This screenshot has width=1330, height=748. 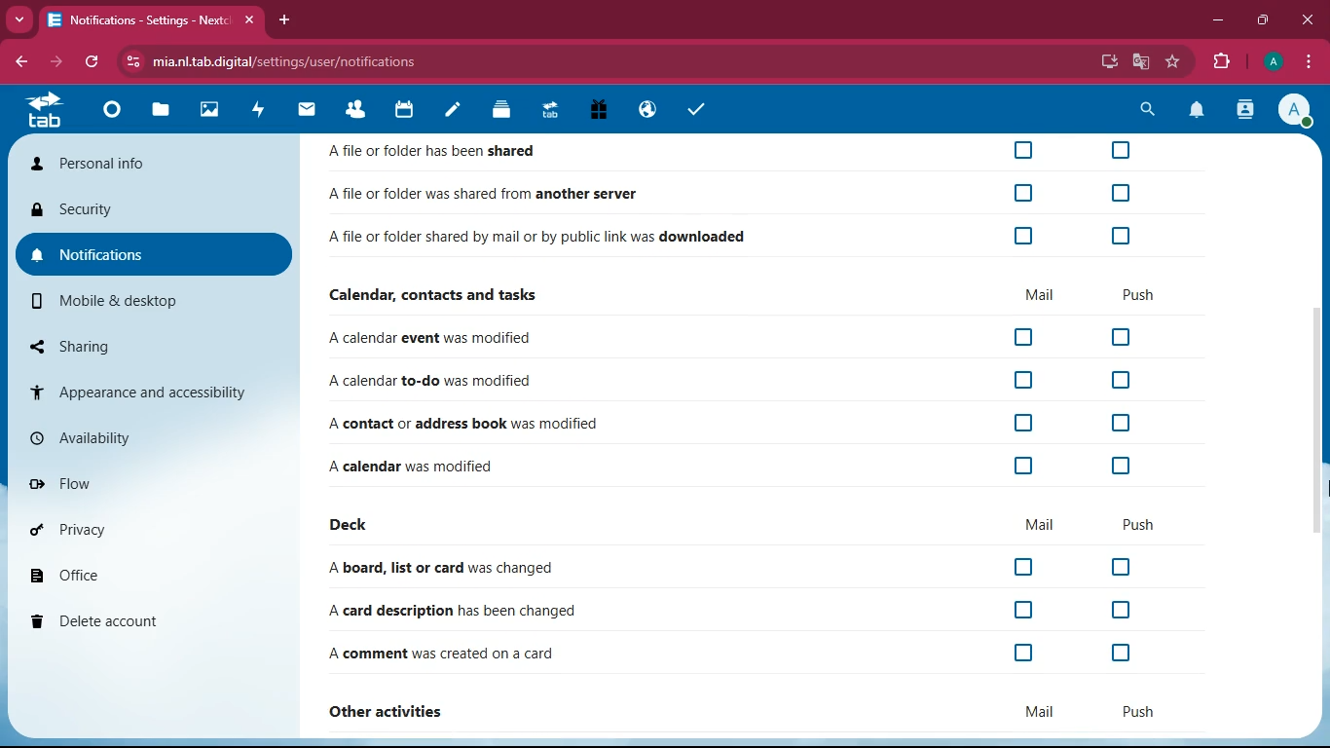 I want to click on Vertical Scrollbar, so click(x=1316, y=422).